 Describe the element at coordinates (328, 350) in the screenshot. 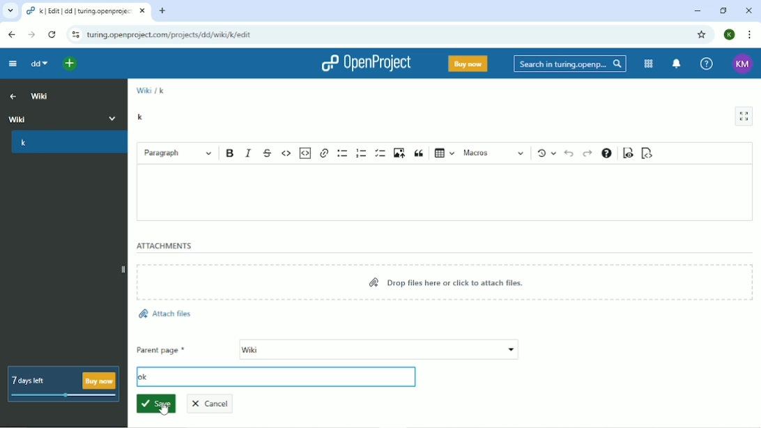

I see `Parent page` at that location.